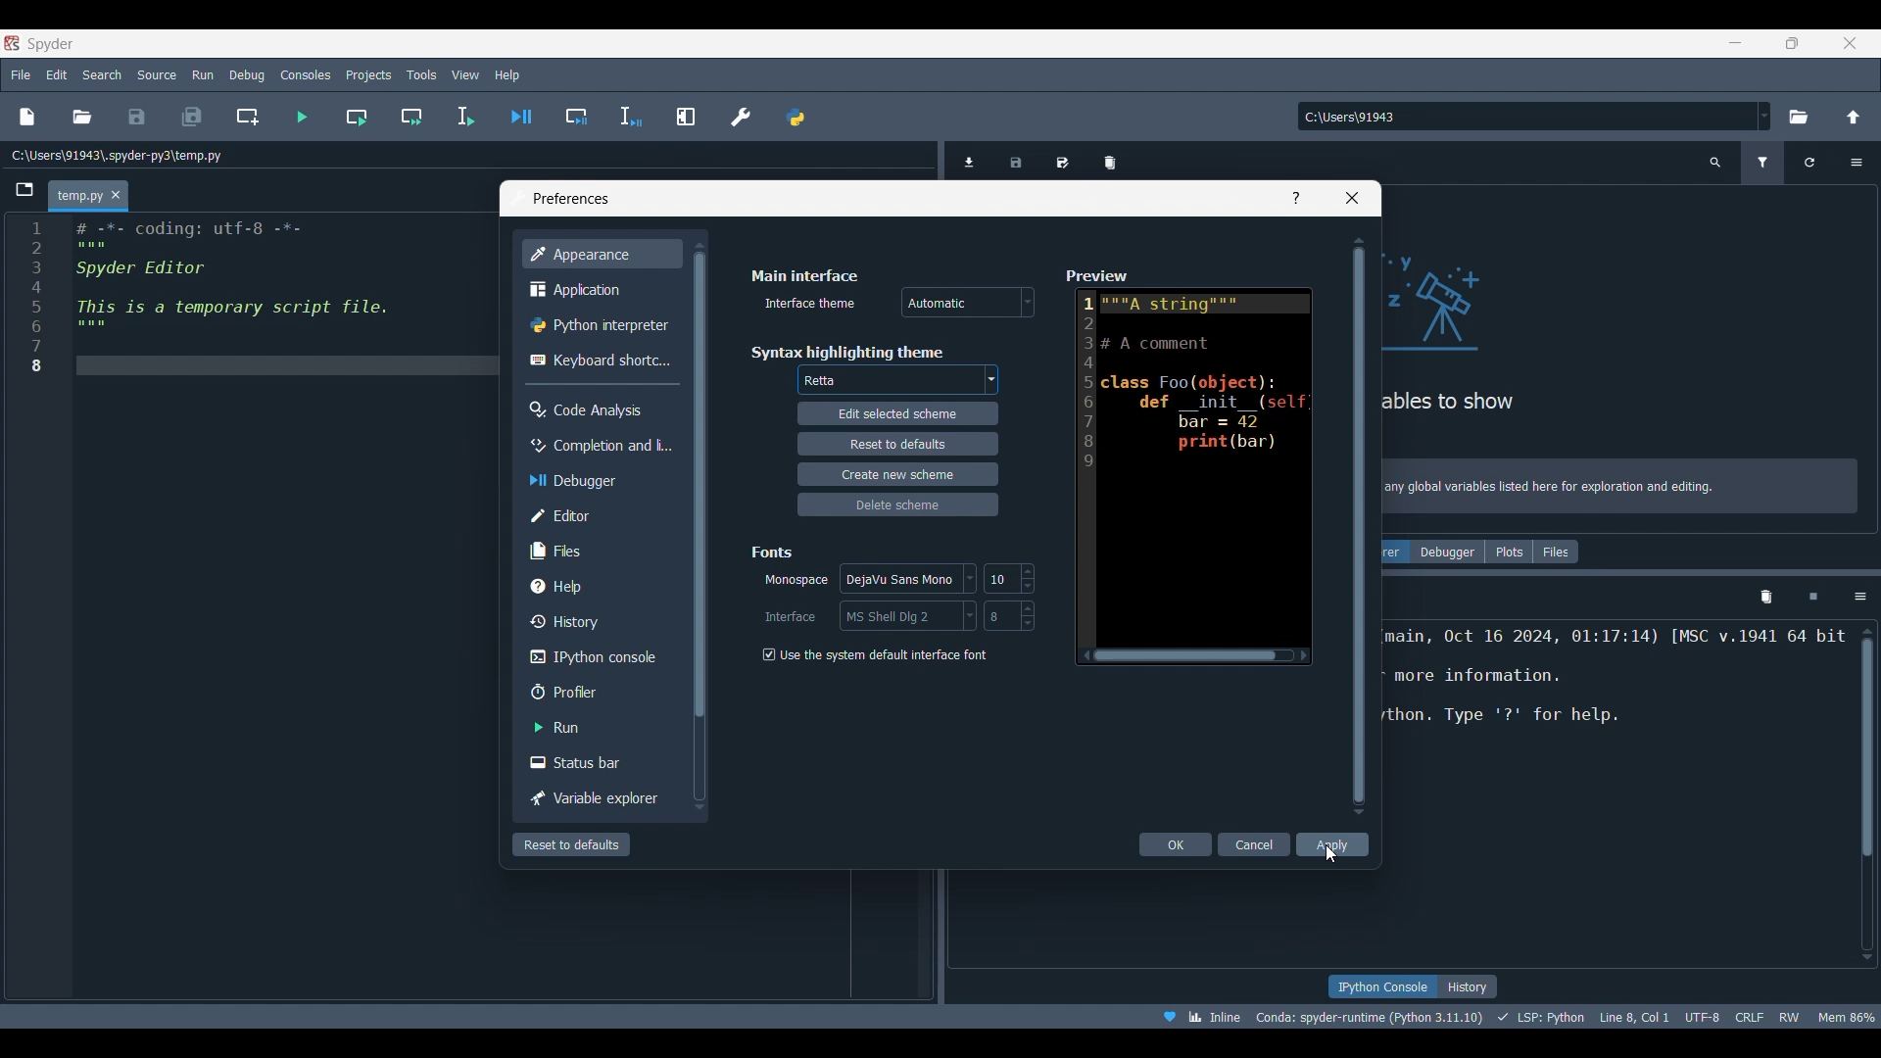  What do you see at coordinates (420, 75) in the screenshot?
I see `Tools menu` at bounding box center [420, 75].